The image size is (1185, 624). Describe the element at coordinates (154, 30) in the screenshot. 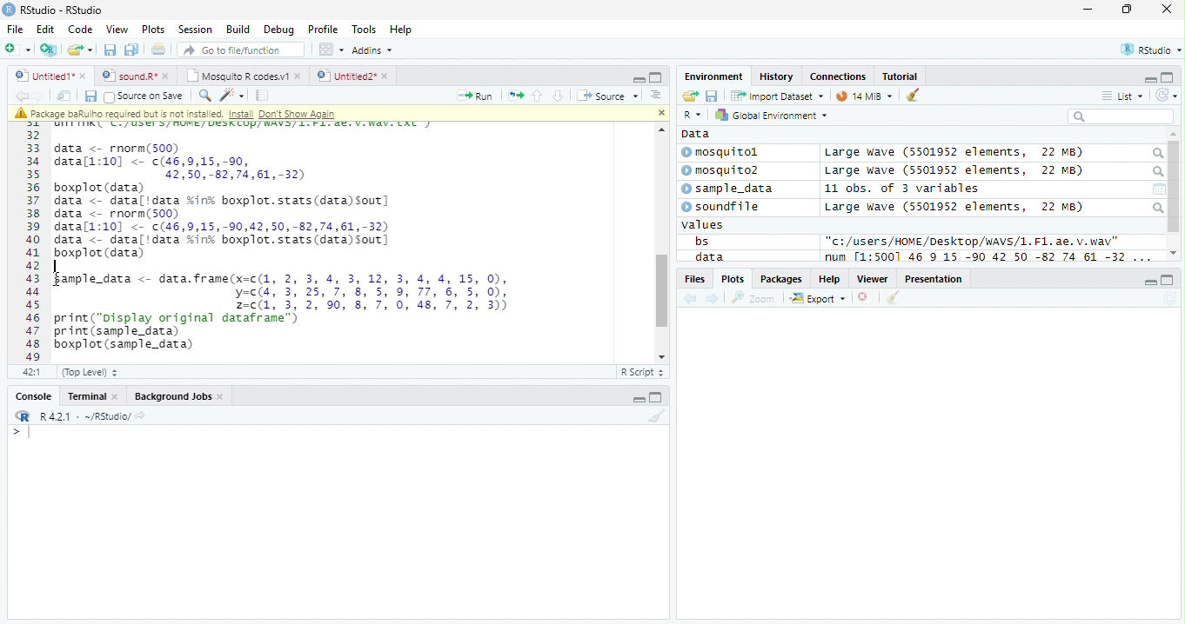

I see `Plots` at that location.